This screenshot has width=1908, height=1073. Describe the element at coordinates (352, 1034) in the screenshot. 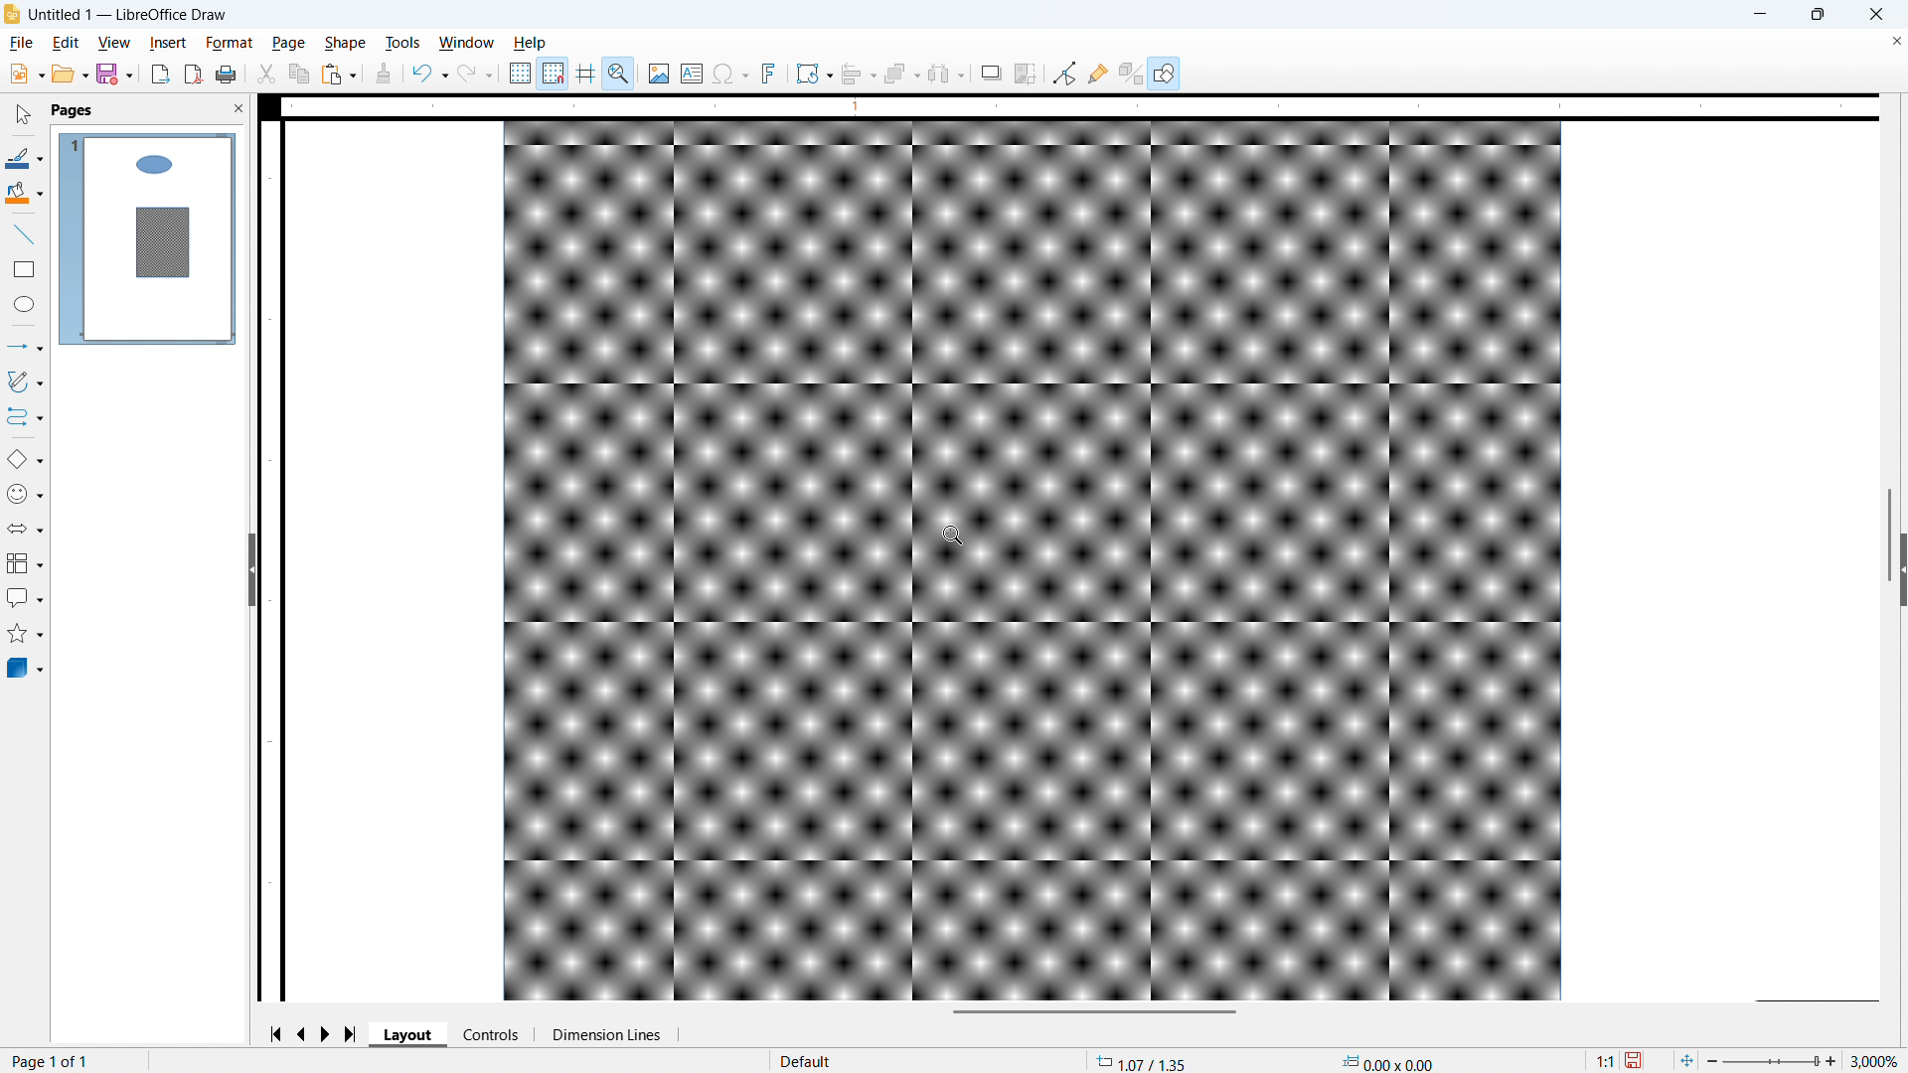

I see `Go to last page ` at that location.